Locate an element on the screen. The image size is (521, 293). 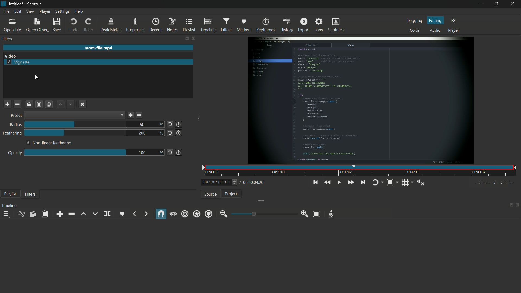
save is located at coordinates (130, 116).